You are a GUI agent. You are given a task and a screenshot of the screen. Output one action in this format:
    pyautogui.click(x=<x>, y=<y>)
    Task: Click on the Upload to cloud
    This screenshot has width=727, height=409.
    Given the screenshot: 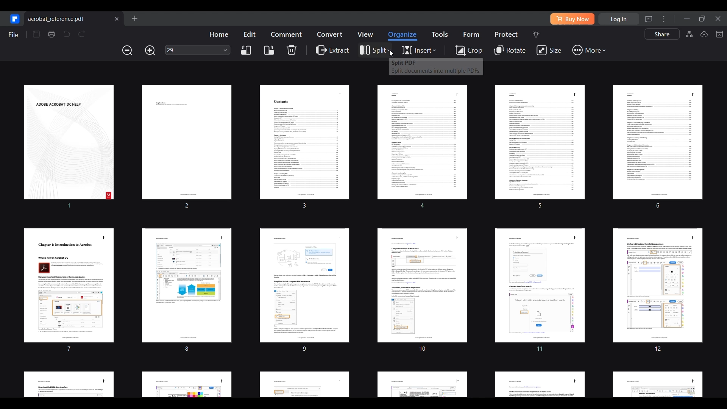 What is the action you would take?
    pyautogui.click(x=704, y=34)
    